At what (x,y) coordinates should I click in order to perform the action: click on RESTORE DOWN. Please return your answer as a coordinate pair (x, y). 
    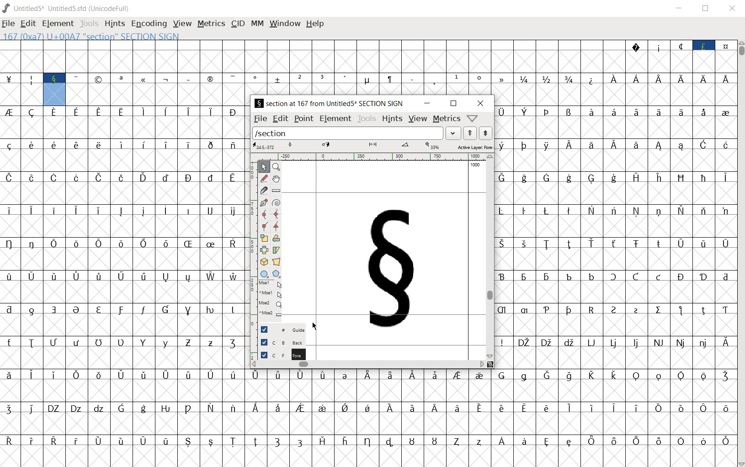
    Looking at the image, I should click on (706, 9).